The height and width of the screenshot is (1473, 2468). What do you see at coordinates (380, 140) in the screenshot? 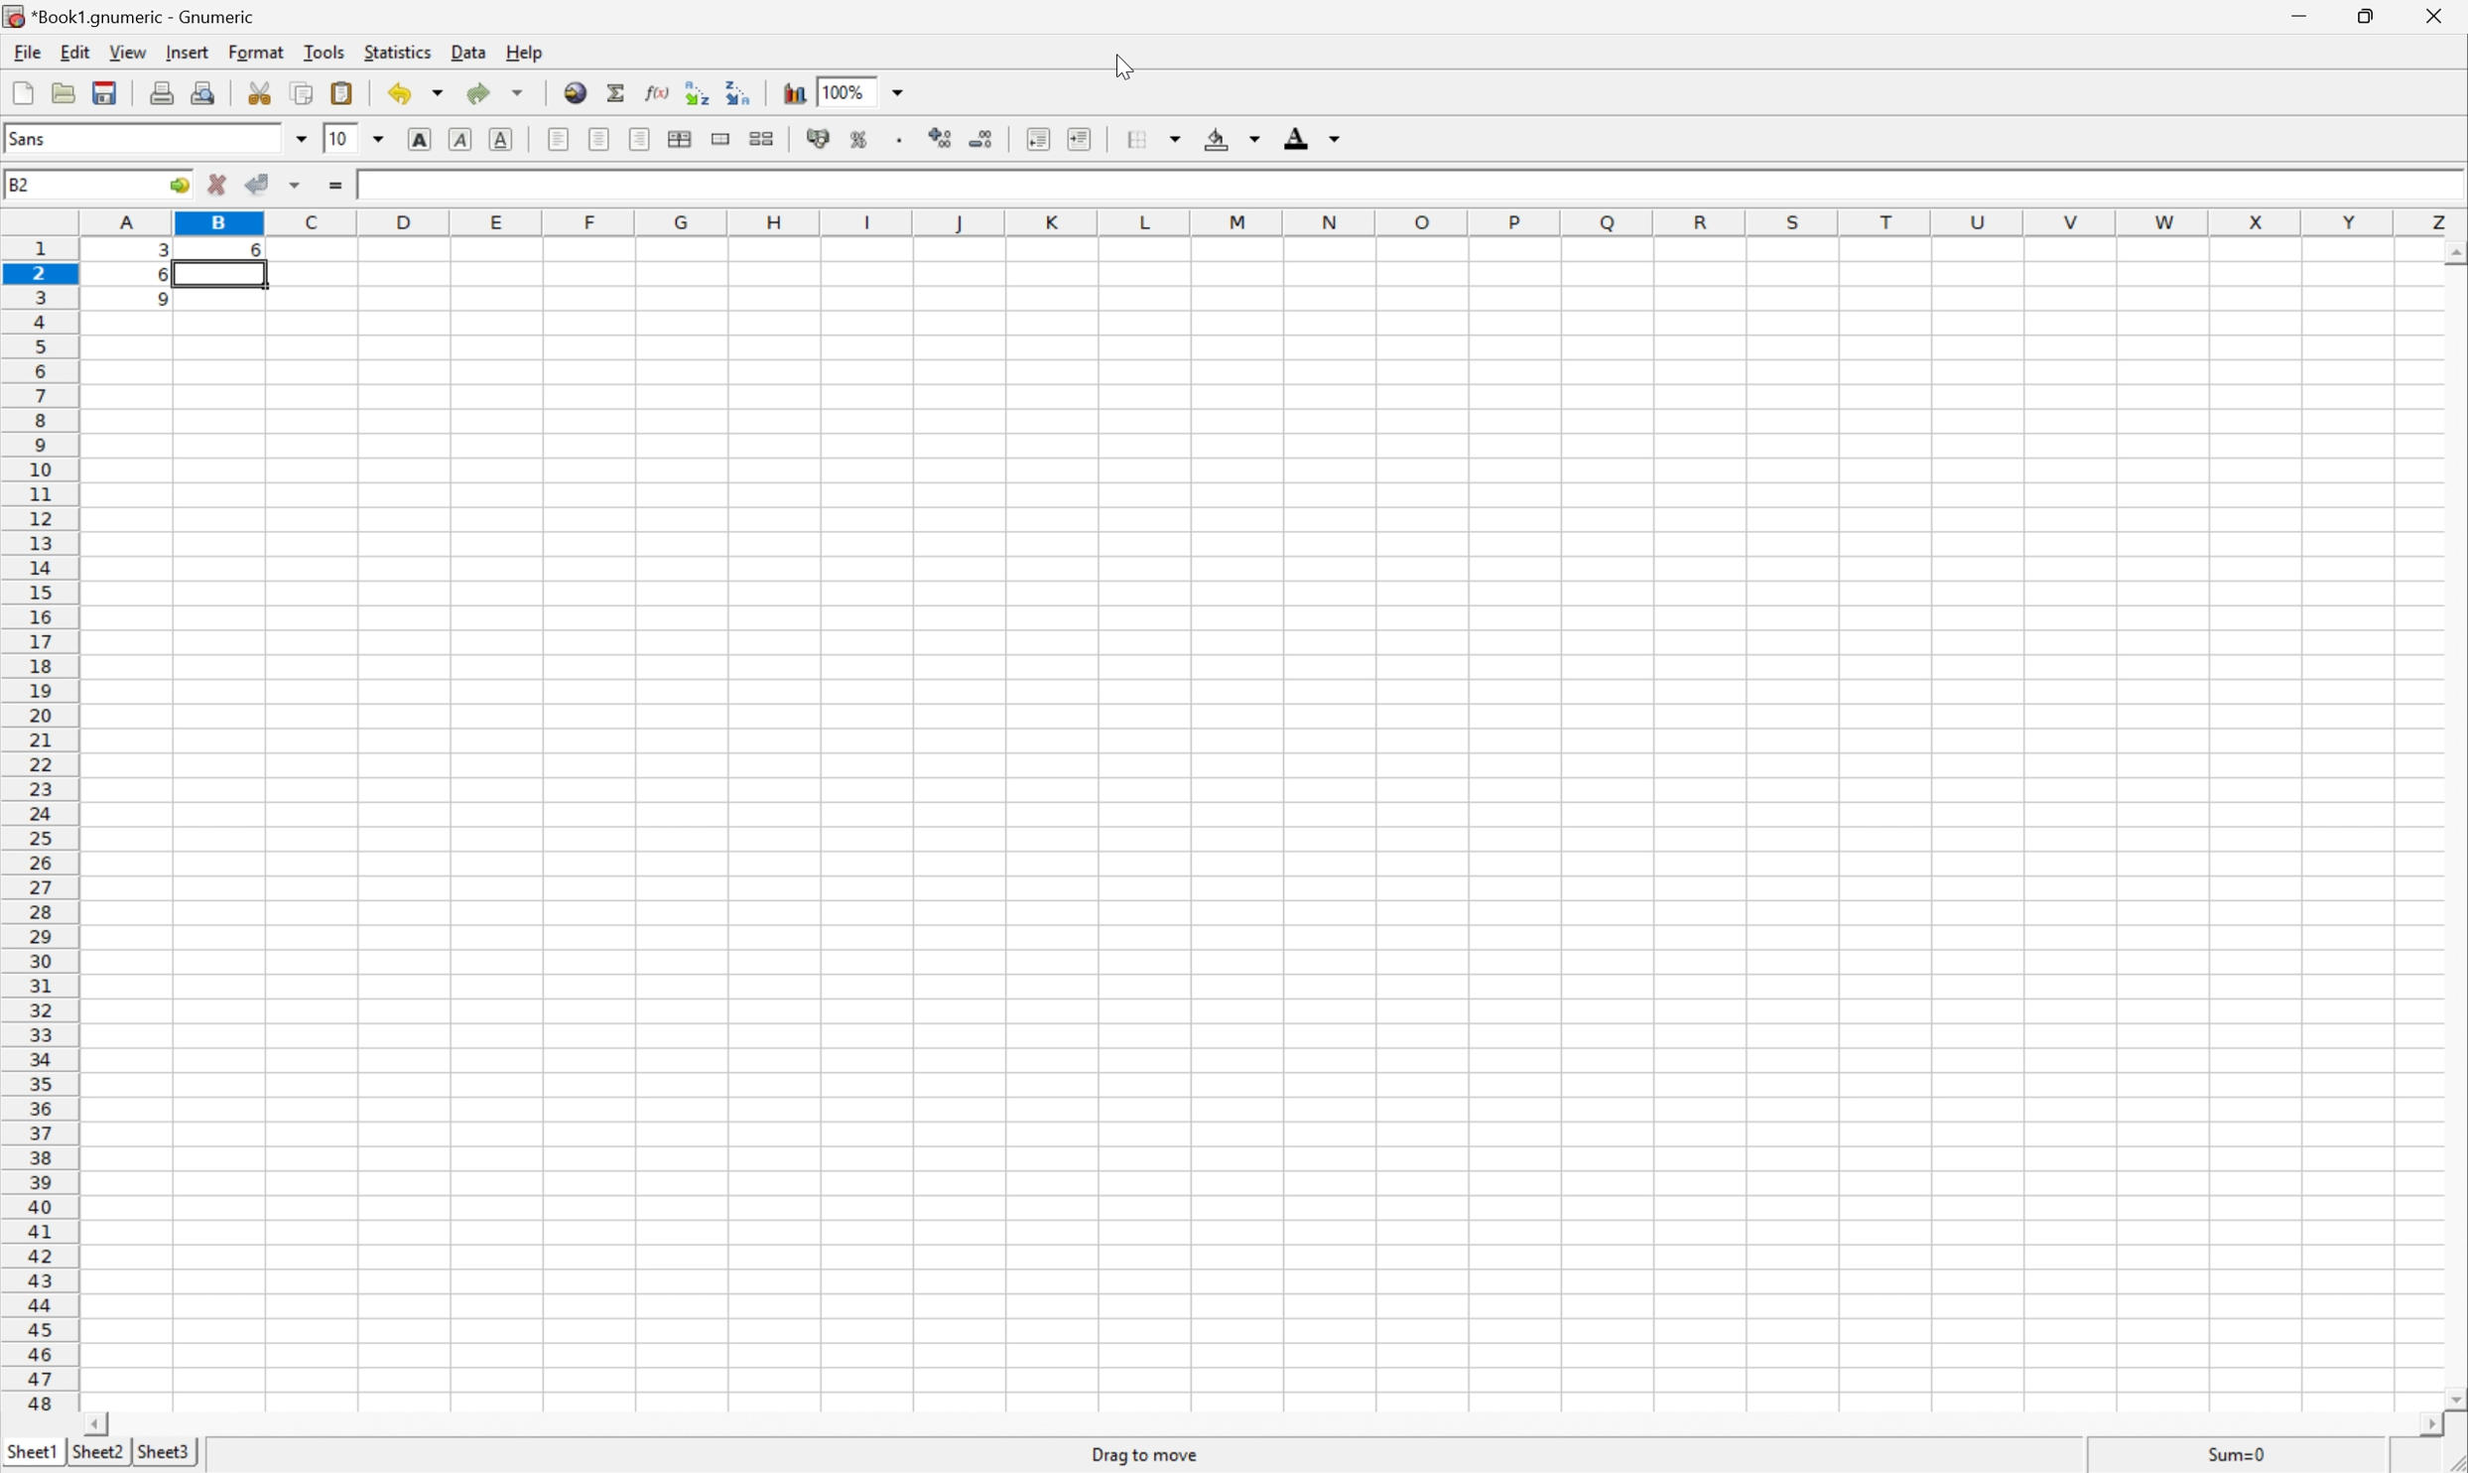
I see `Drop Down` at bounding box center [380, 140].